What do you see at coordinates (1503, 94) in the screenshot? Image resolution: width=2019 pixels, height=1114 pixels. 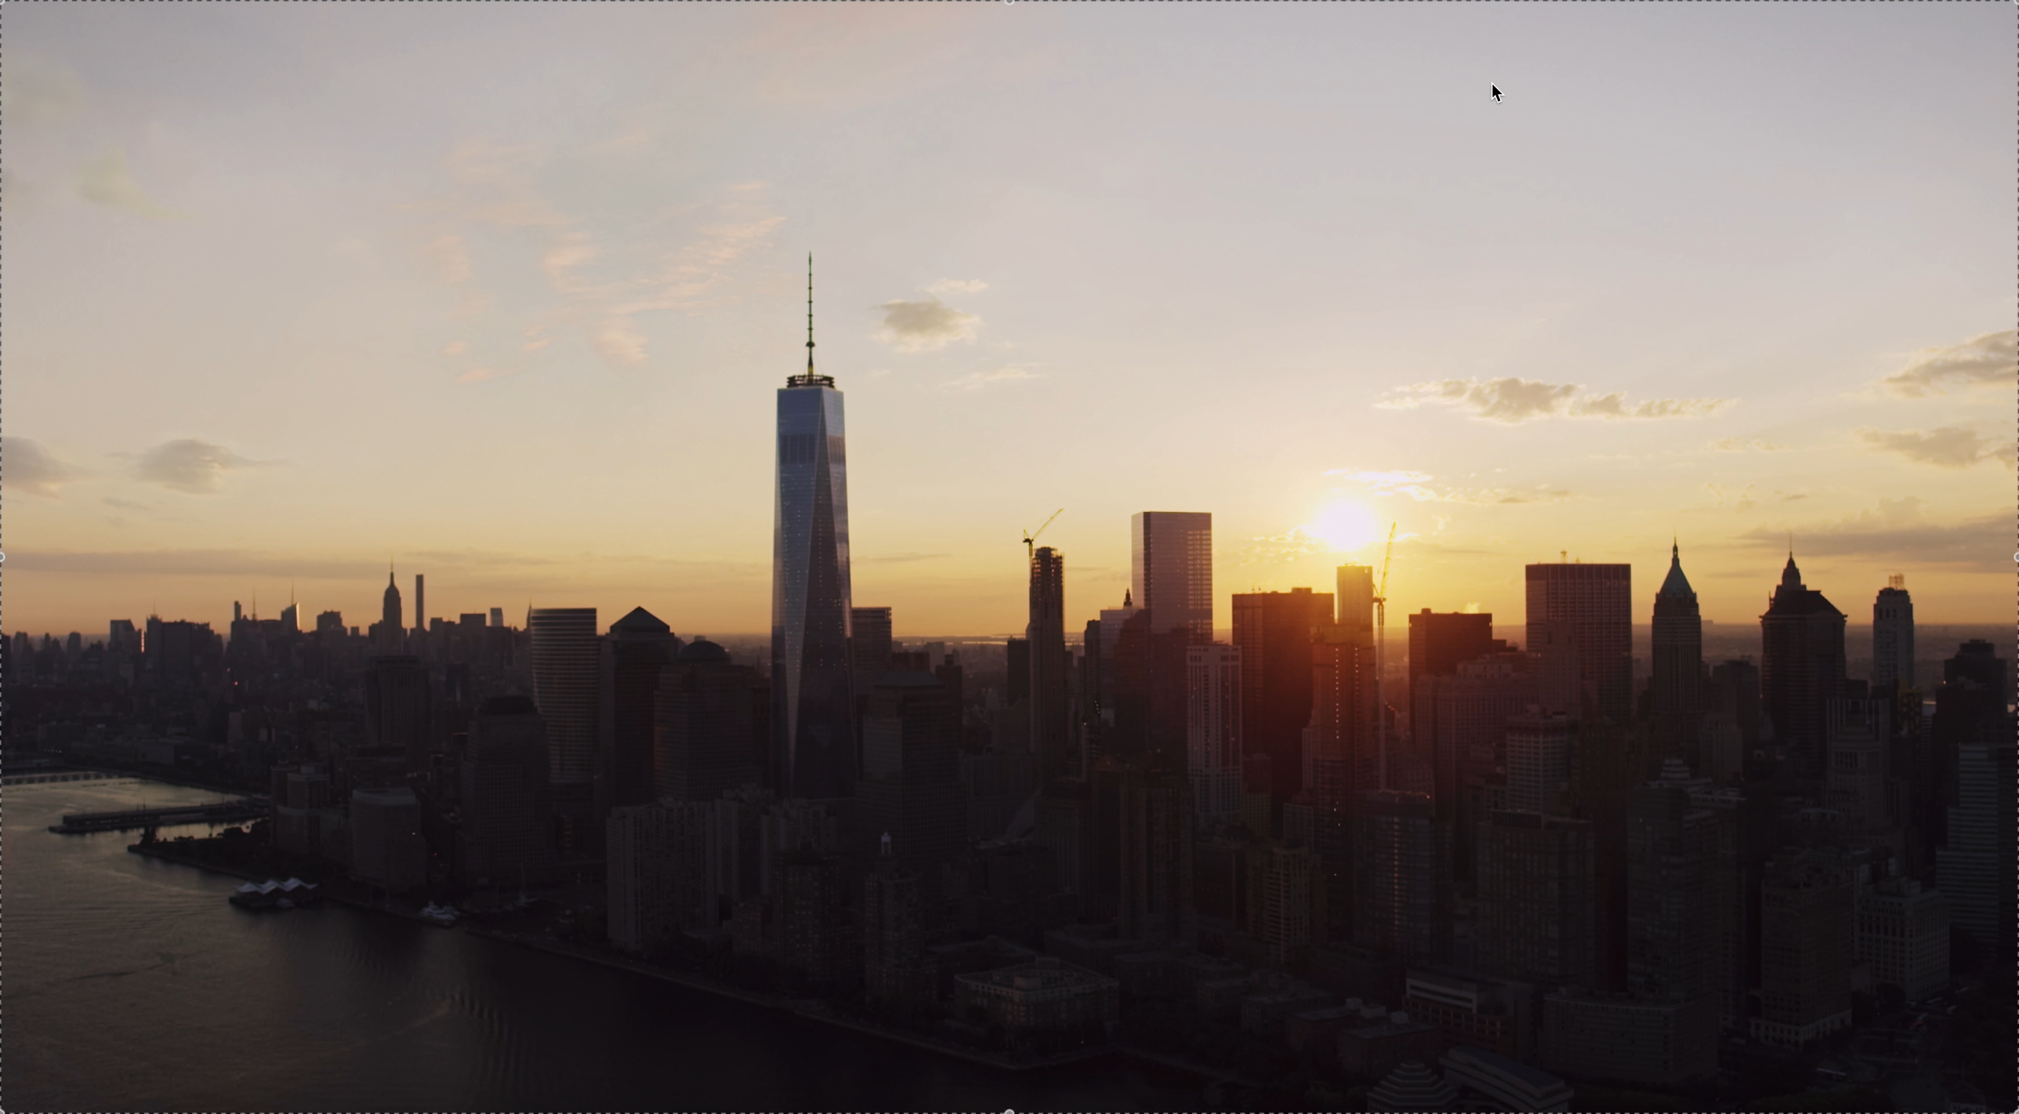 I see `cursor` at bounding box center [1503, 94].